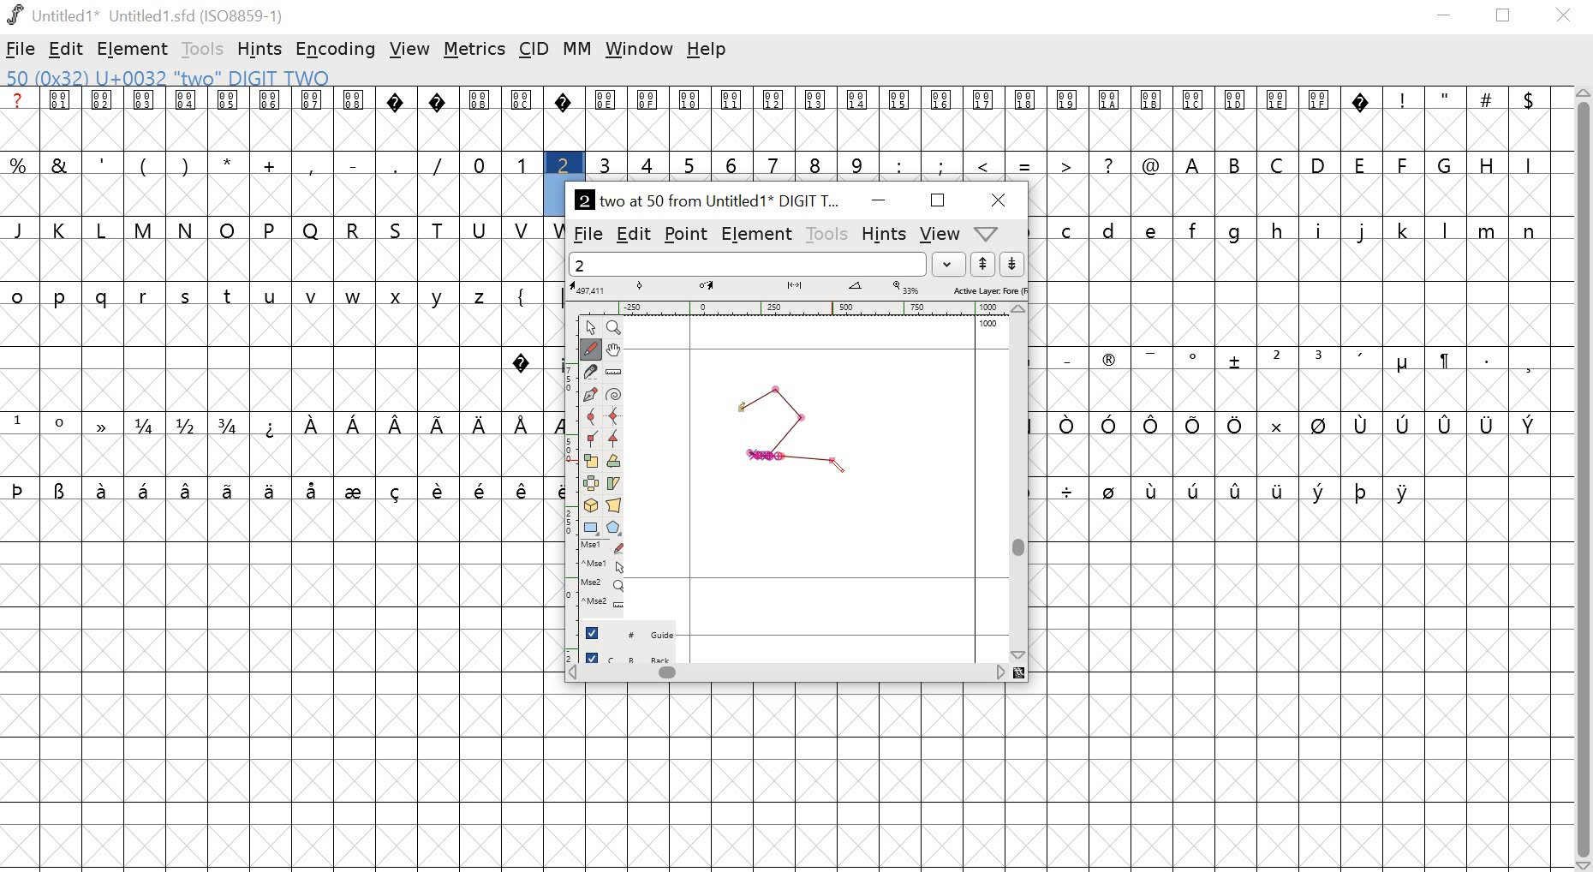 The image size is (1593, 872). What do you see at coordinates (613, 461) in the screenshot?
I see `rotate` at bounding box center [613, 461].